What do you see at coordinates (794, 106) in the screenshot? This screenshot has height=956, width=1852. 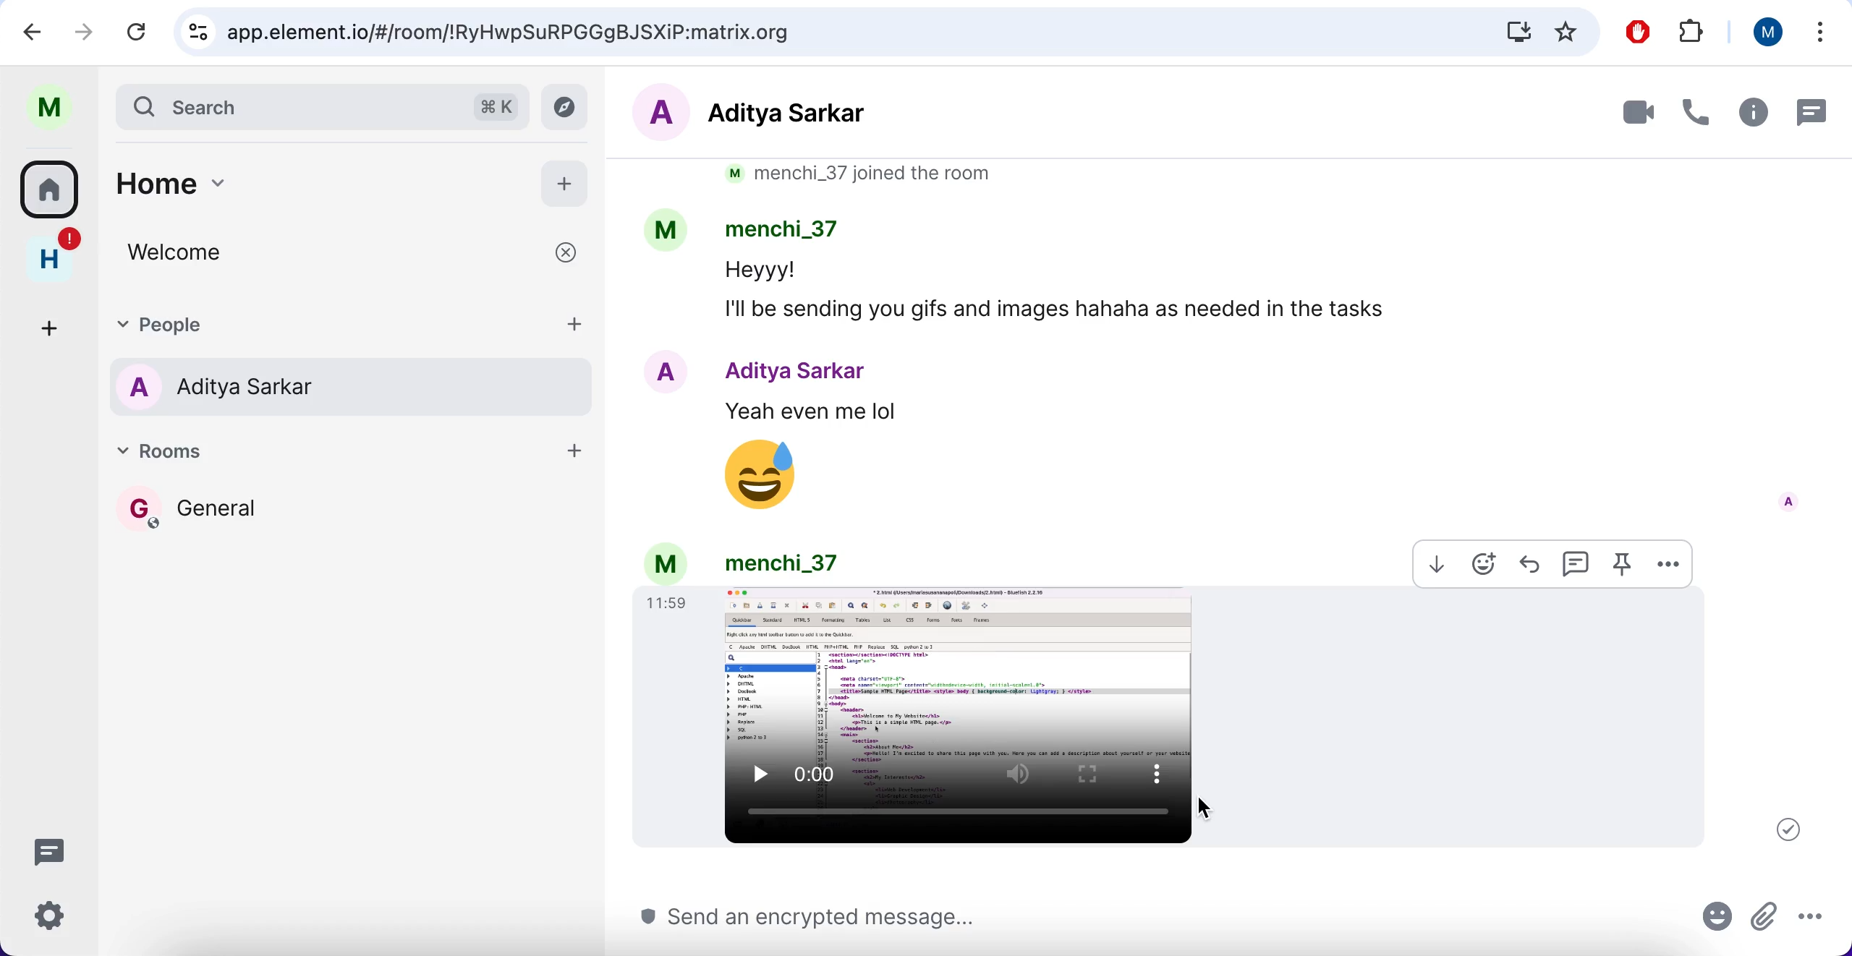 I see `aditya sarkar` at bounding box center [794, 106].